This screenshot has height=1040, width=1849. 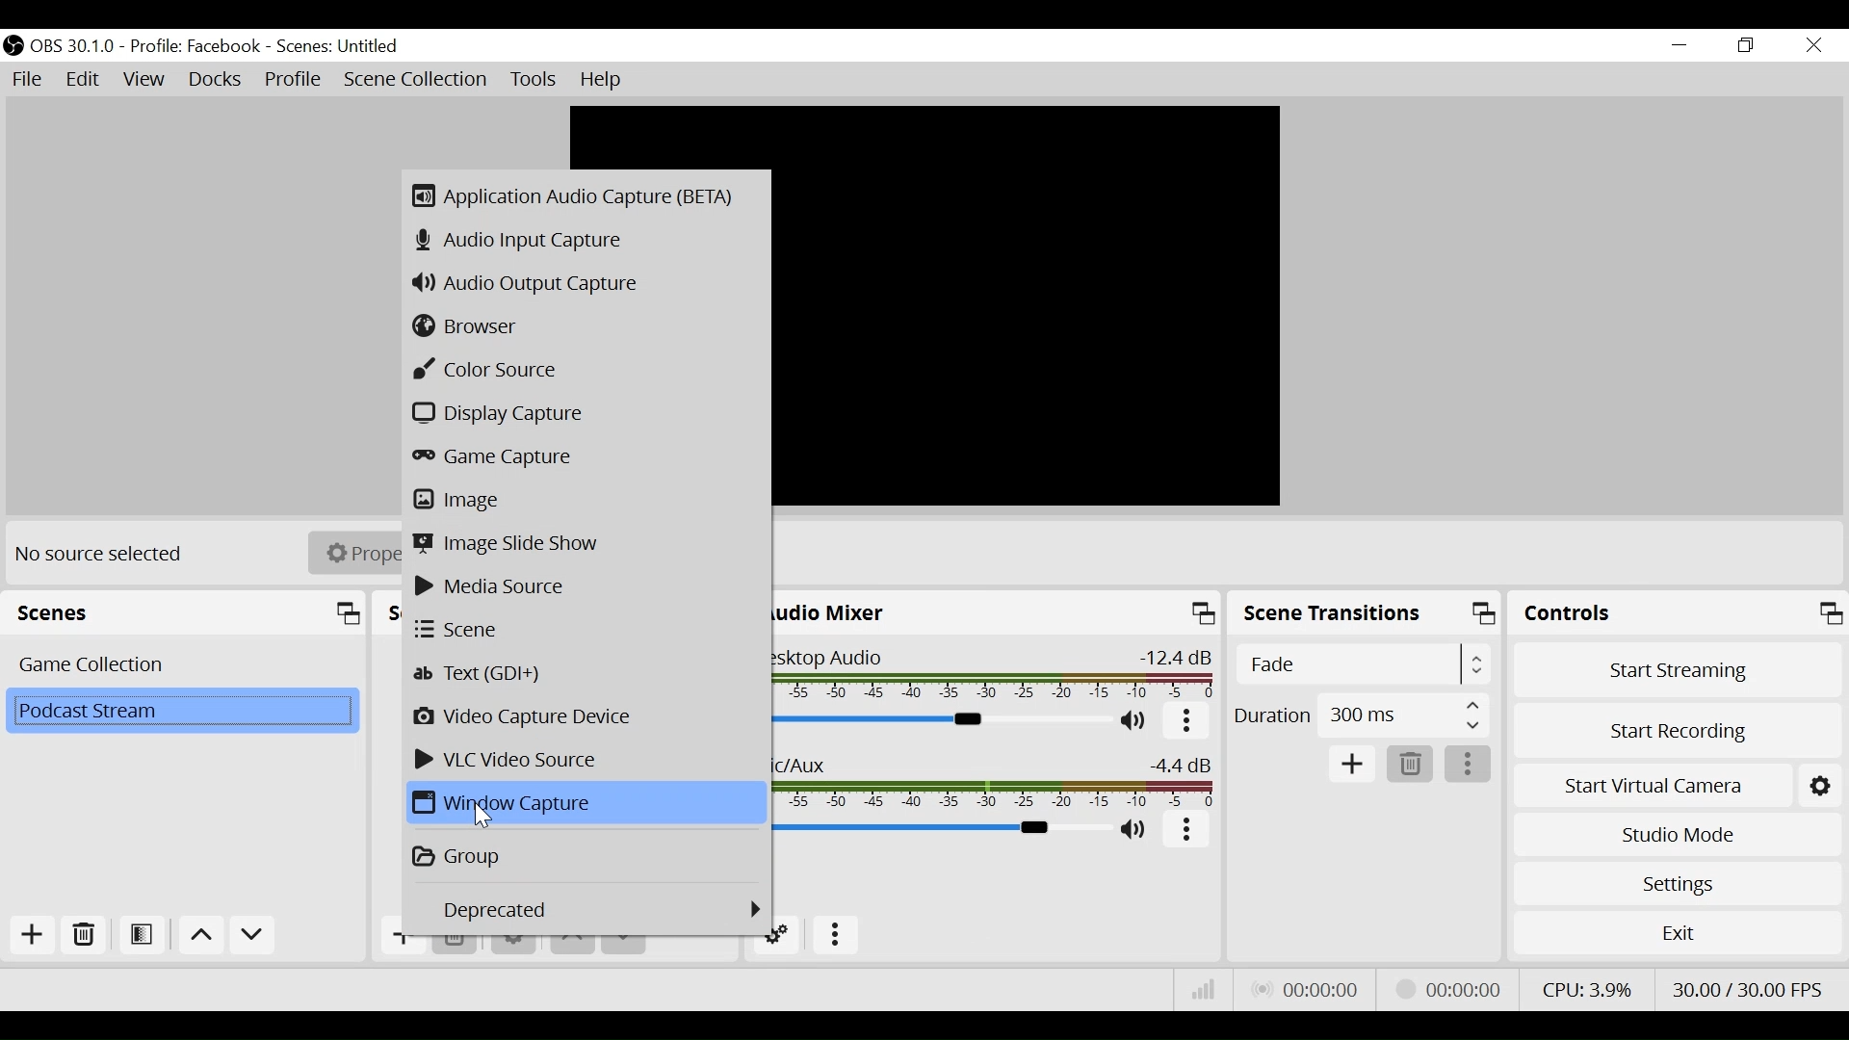 What do you see at coordinates (220, 46) in the screenshot?
I see `OBS 30.1.0 - Profile Facebook - Scenes Untitled` at bounding box center [220, 46].